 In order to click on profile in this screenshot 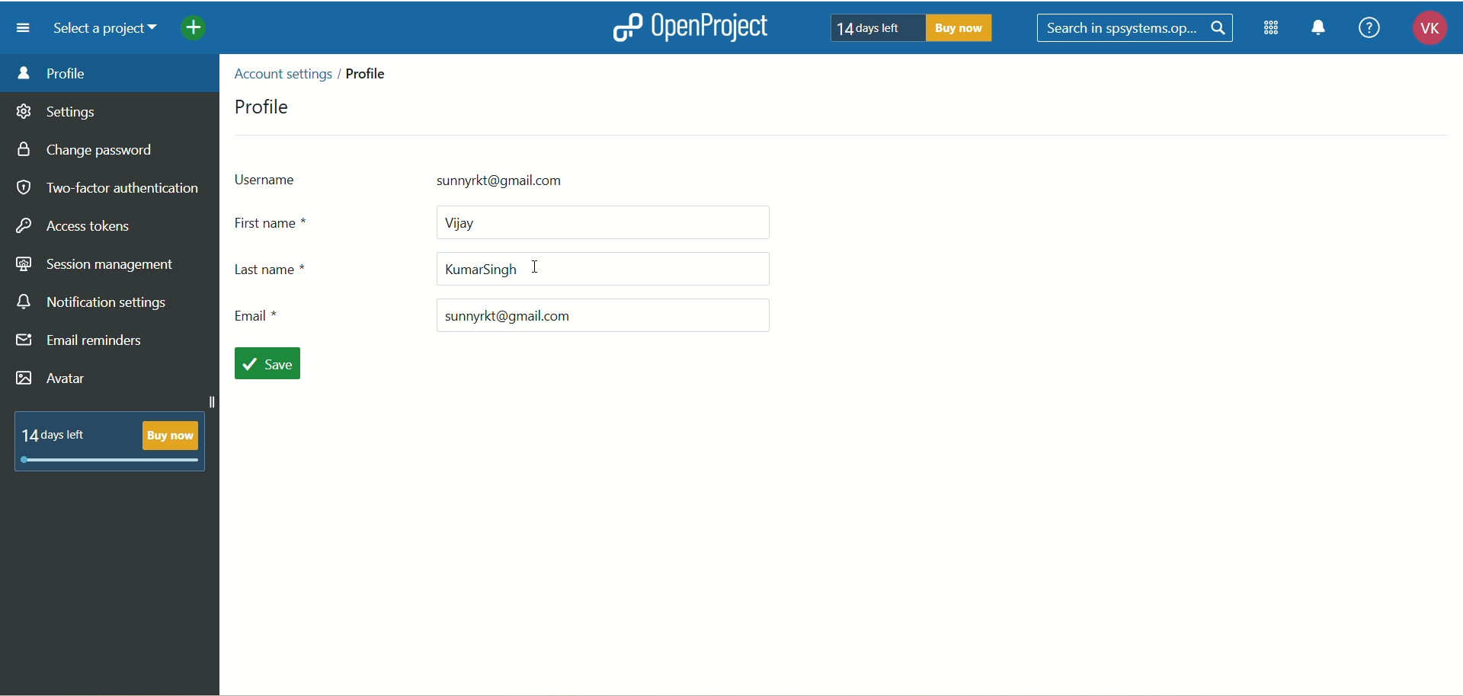, I will do `click(264, 105)`.